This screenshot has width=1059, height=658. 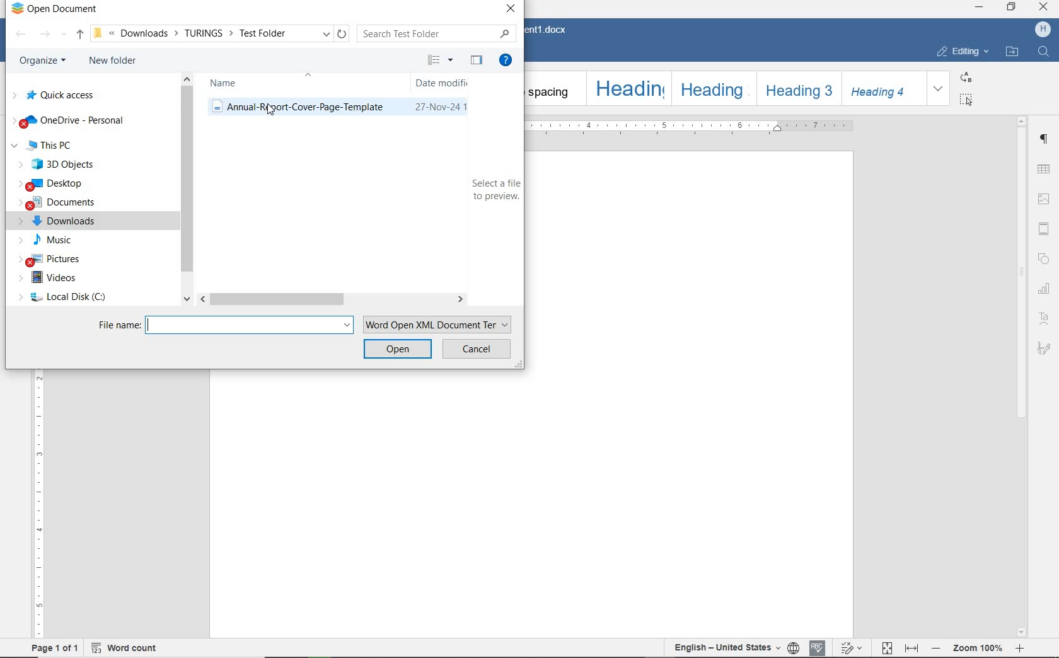 I want to click on paragraph settings, so click(x=1045, y=139).